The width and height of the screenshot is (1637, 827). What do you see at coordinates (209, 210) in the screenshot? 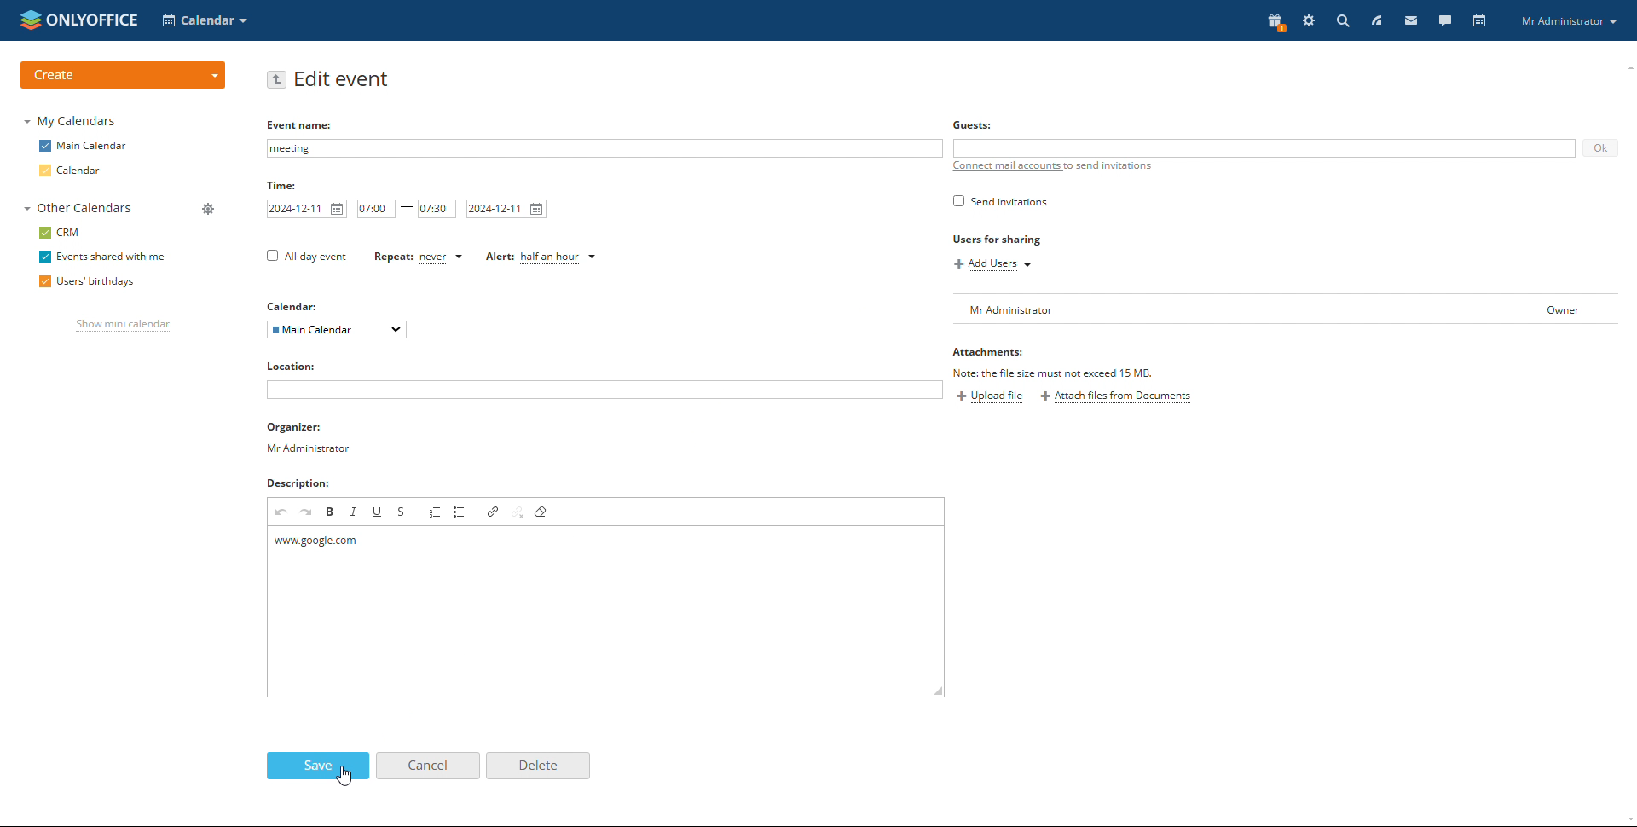
I see `manage` at bounding box center [209, 210].